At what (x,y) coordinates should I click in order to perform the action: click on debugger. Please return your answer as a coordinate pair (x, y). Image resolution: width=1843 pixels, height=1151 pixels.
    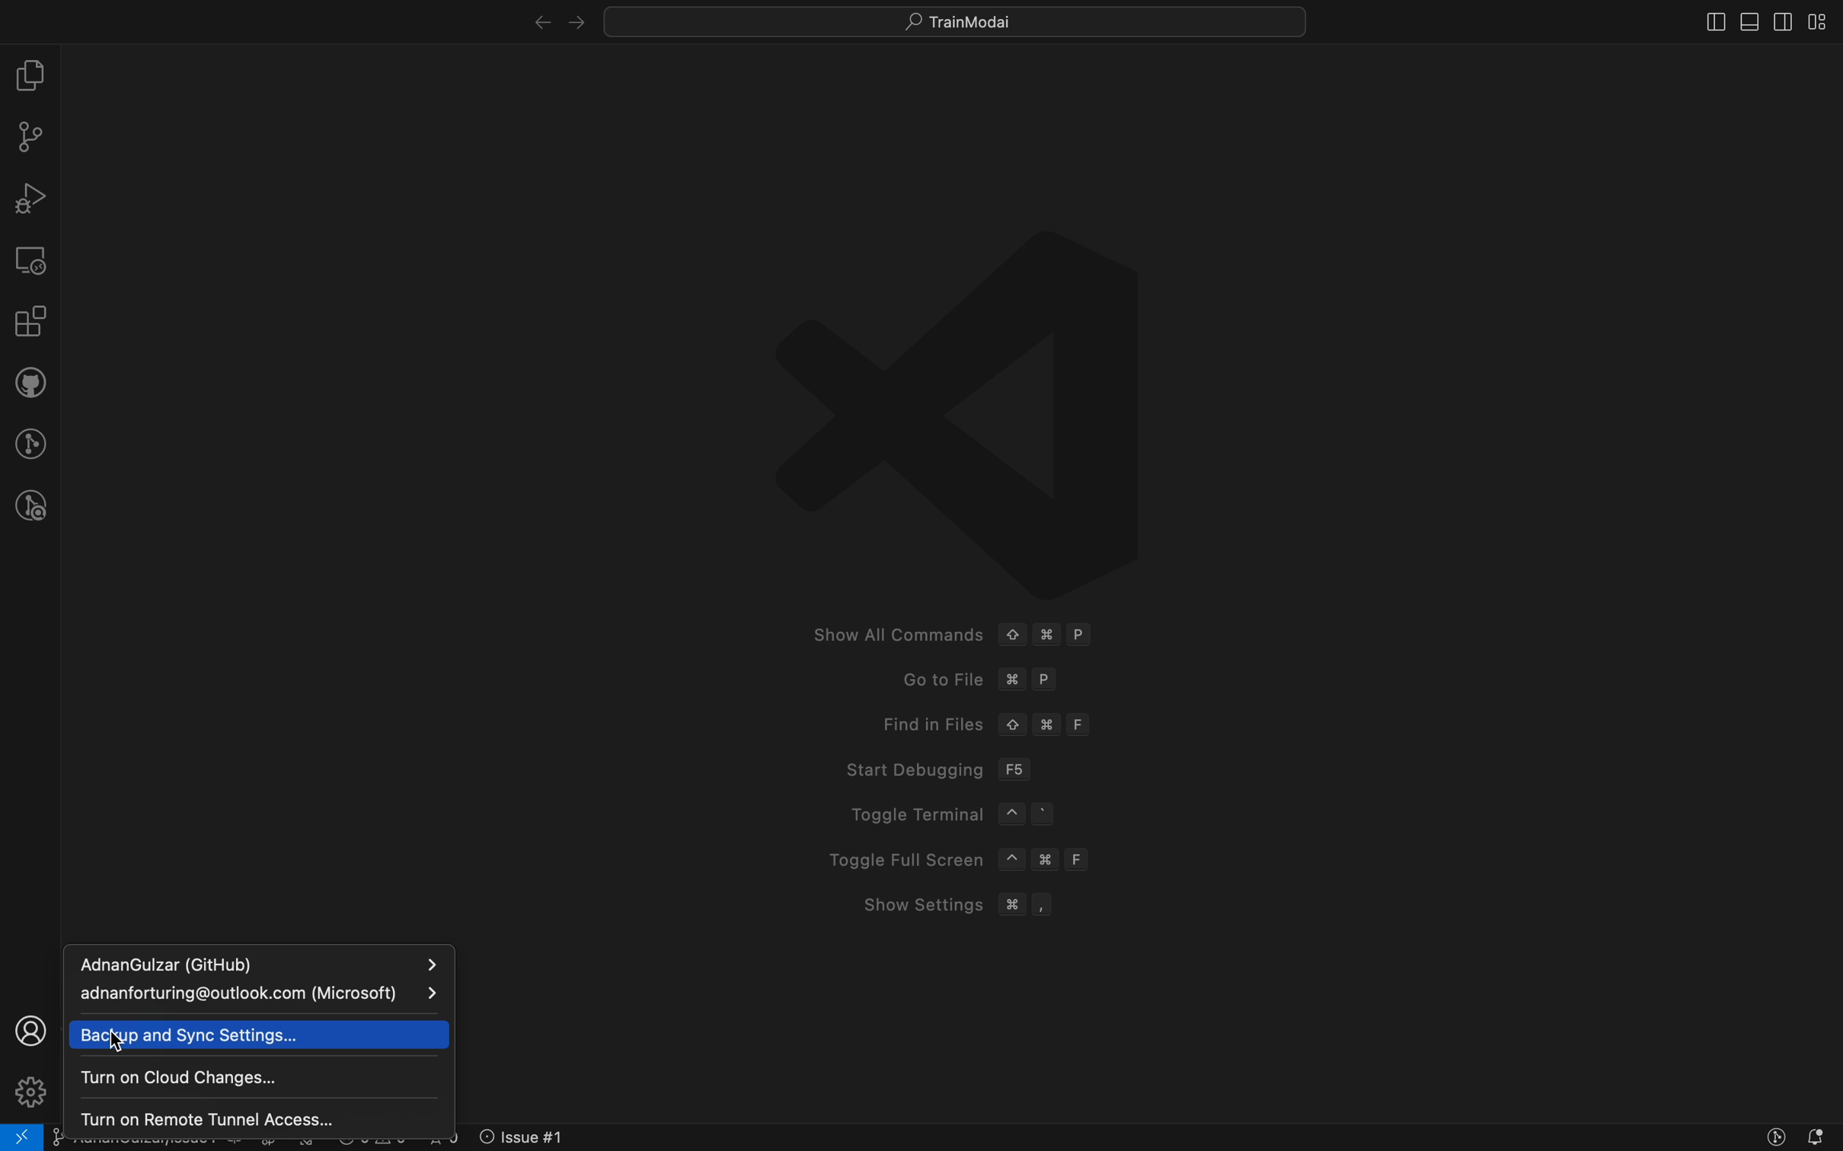
    Looking at the image, I should click on (30, 197).